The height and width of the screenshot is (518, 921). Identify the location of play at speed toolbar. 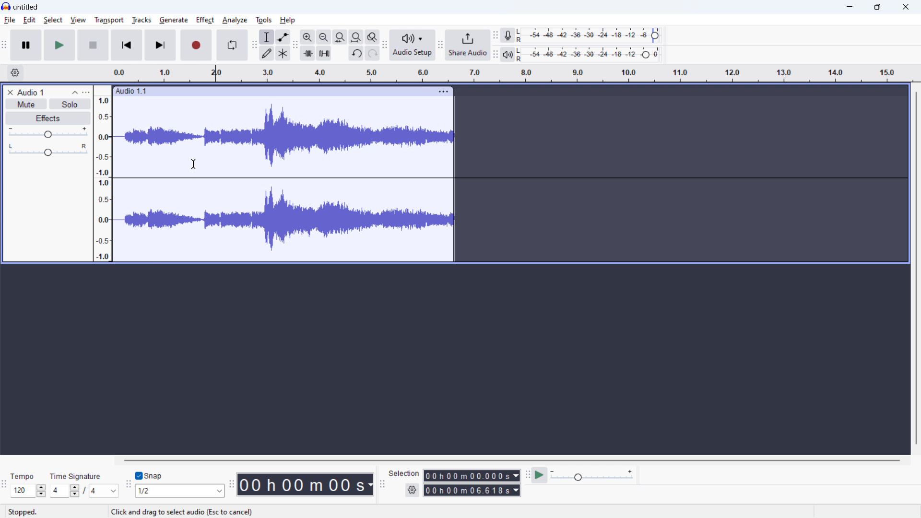
(527, 476).